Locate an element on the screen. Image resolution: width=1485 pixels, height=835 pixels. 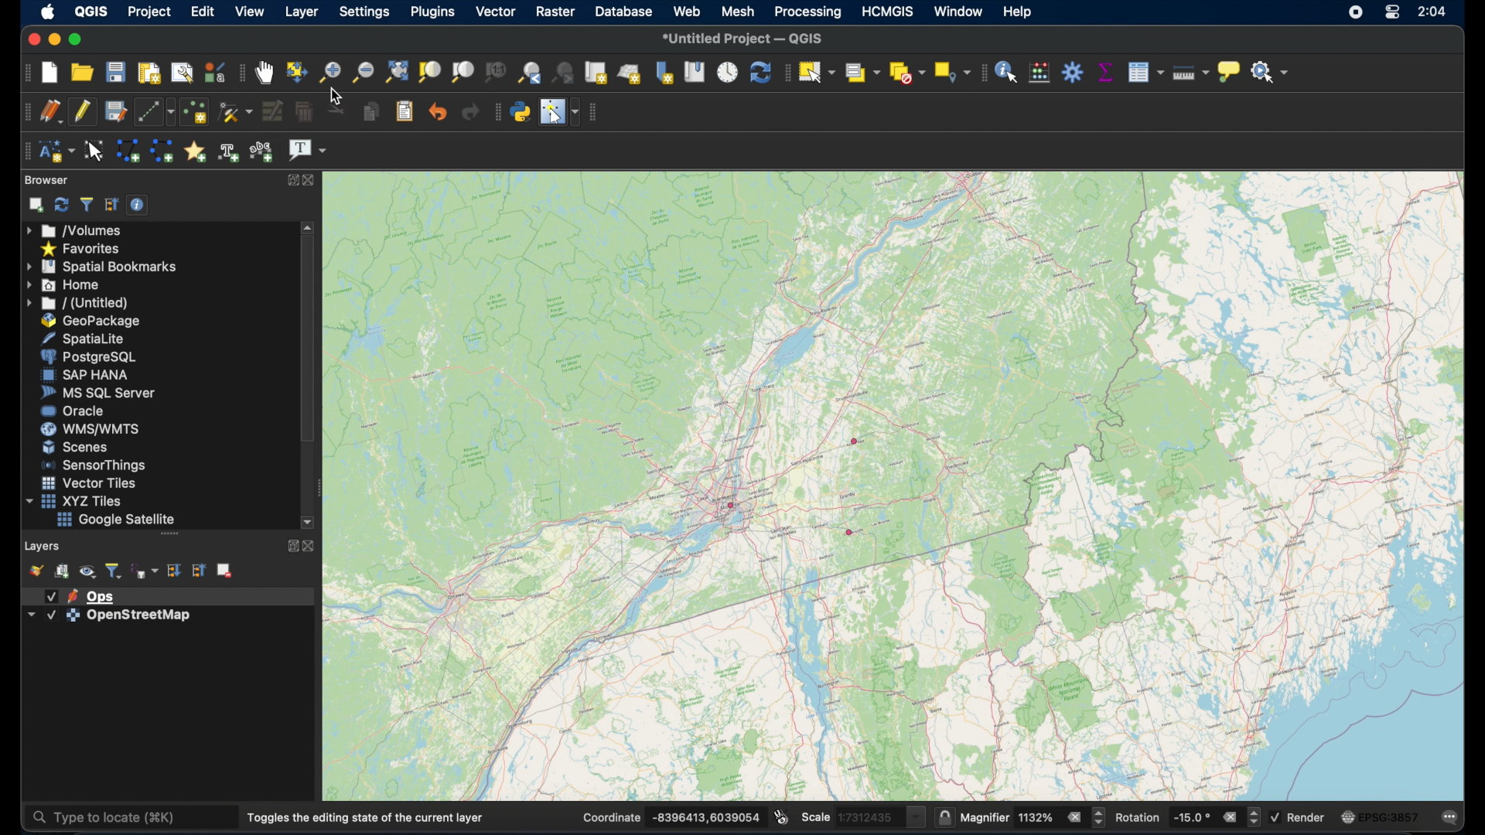
map navigation toolbar is located at coordinates (241, 73).